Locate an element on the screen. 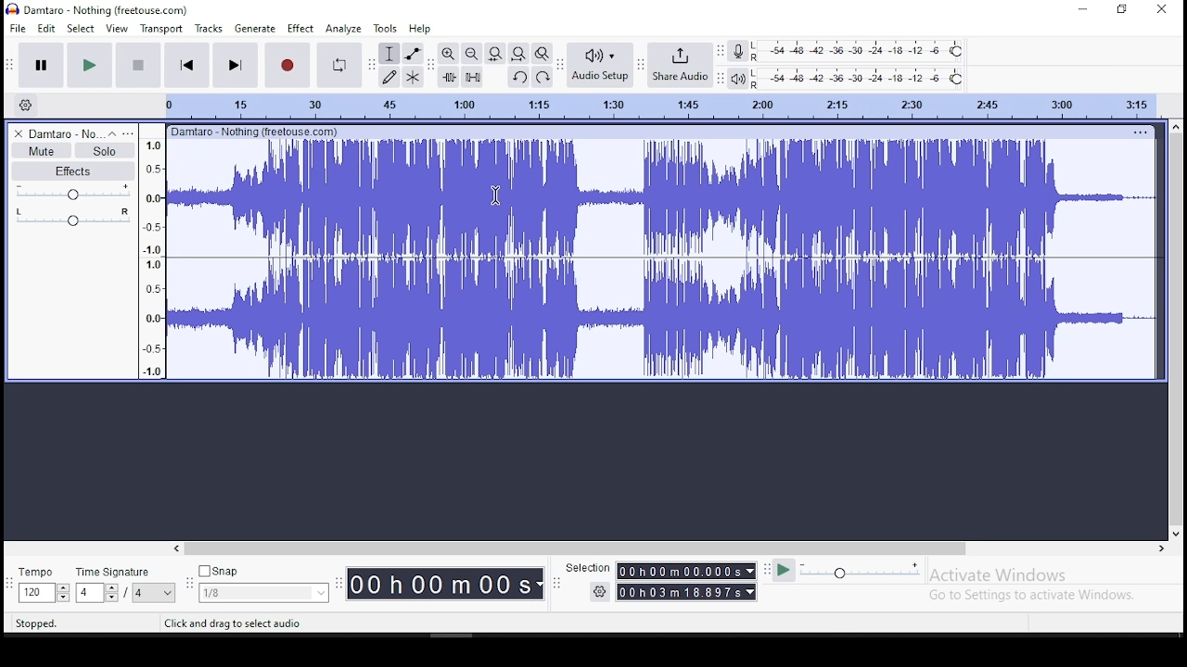 The width and height of the screenshot is (1187, 667). selection tool is located at coordinates (389, 54).